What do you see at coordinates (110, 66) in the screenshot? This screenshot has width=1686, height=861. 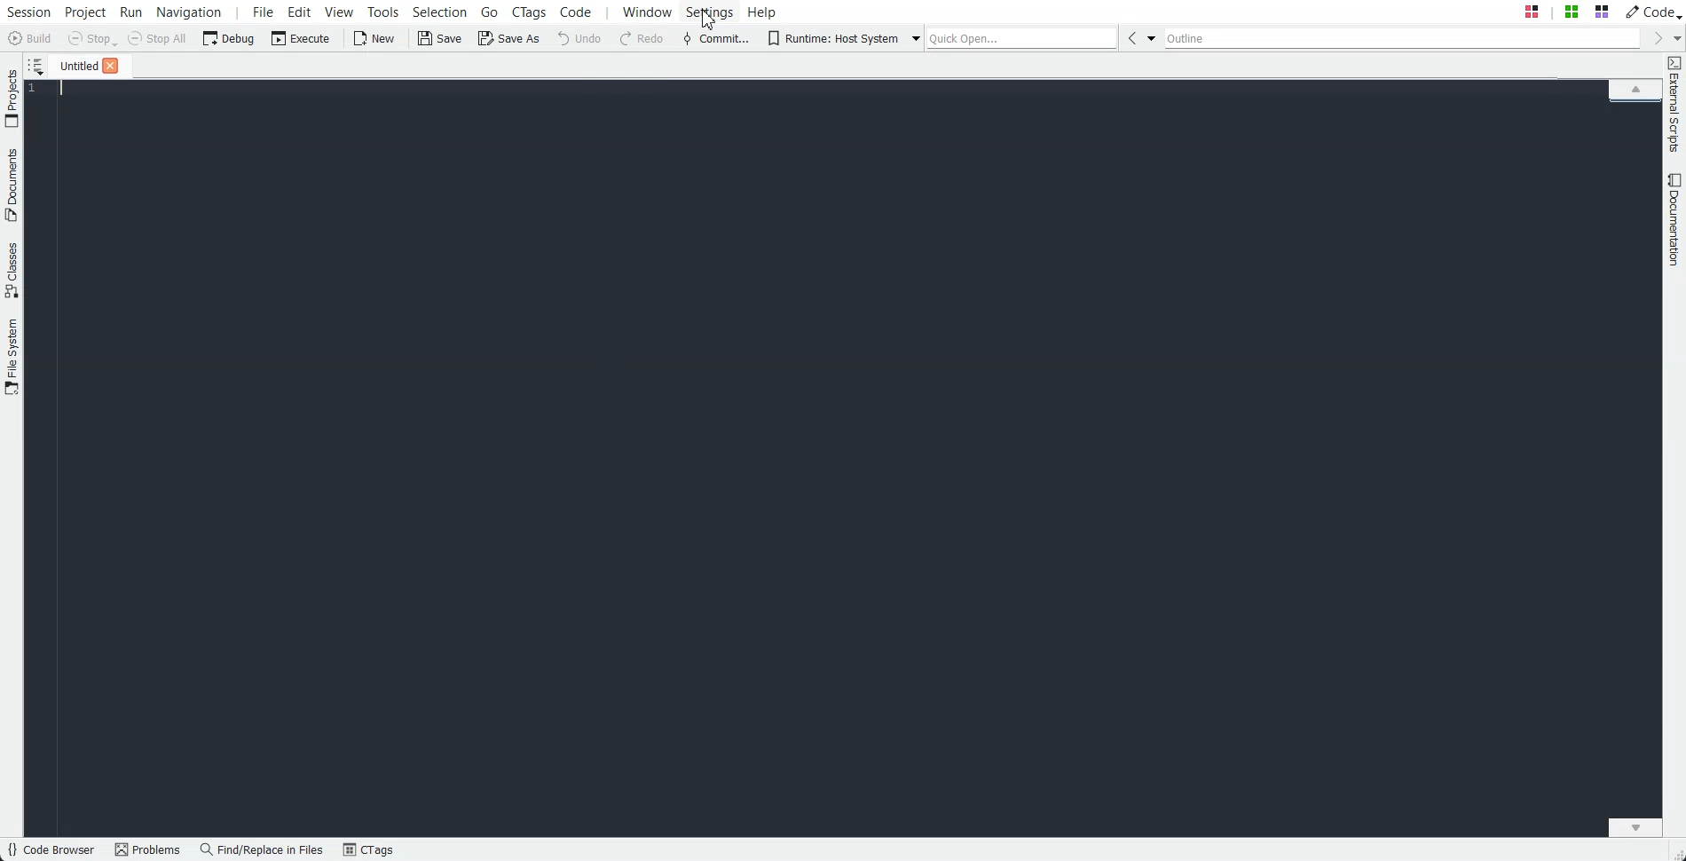 I see `Close` at bounding box center [110, 66].